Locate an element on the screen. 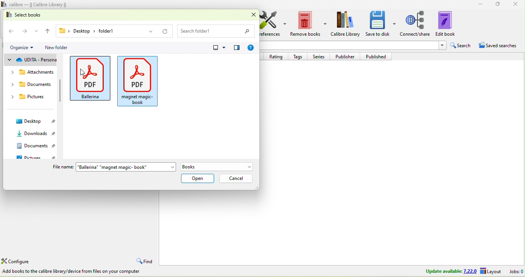 Image resolution: width=525 pixels, height=277 pixels. save to disk is located at coordinates (381, 24).